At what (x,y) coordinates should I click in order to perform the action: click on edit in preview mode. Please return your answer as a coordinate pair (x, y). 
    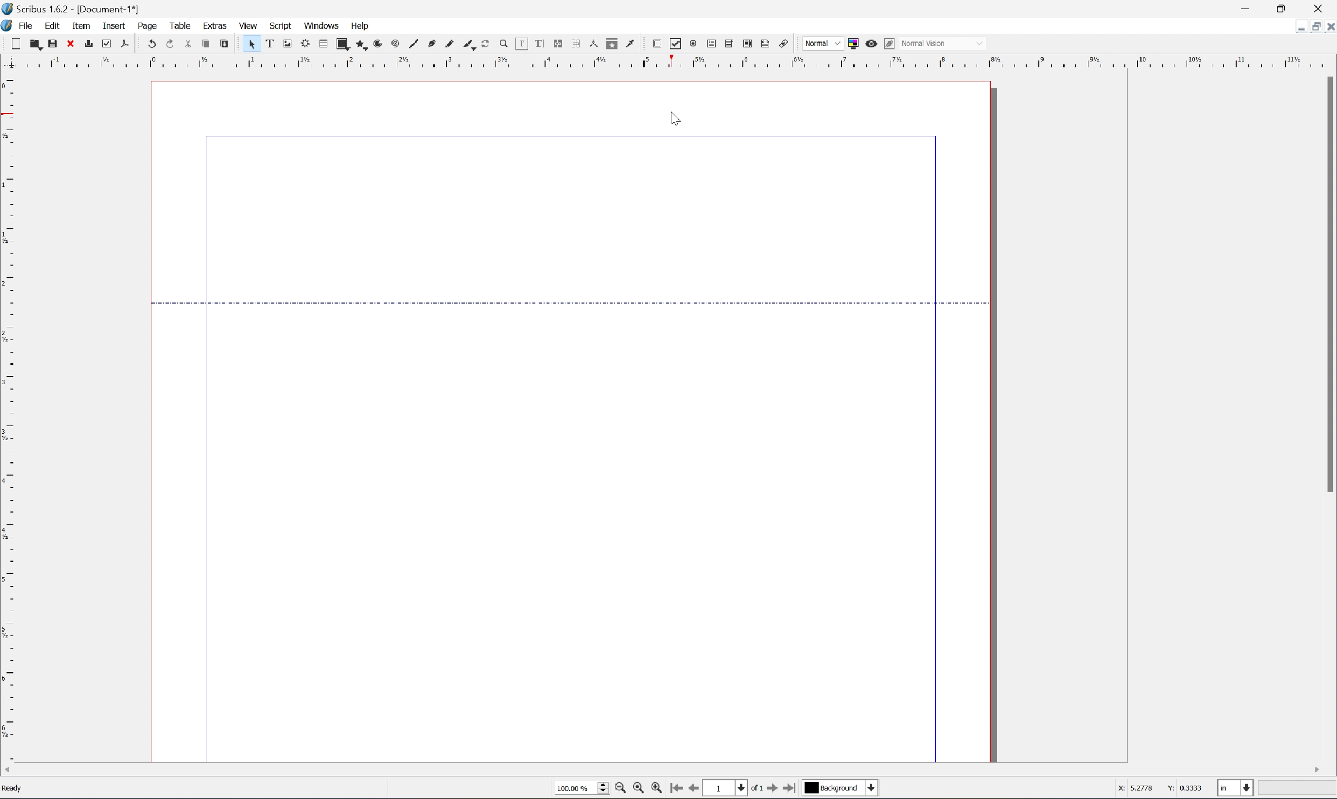
    Looking at the image, I should click on (890, 44).